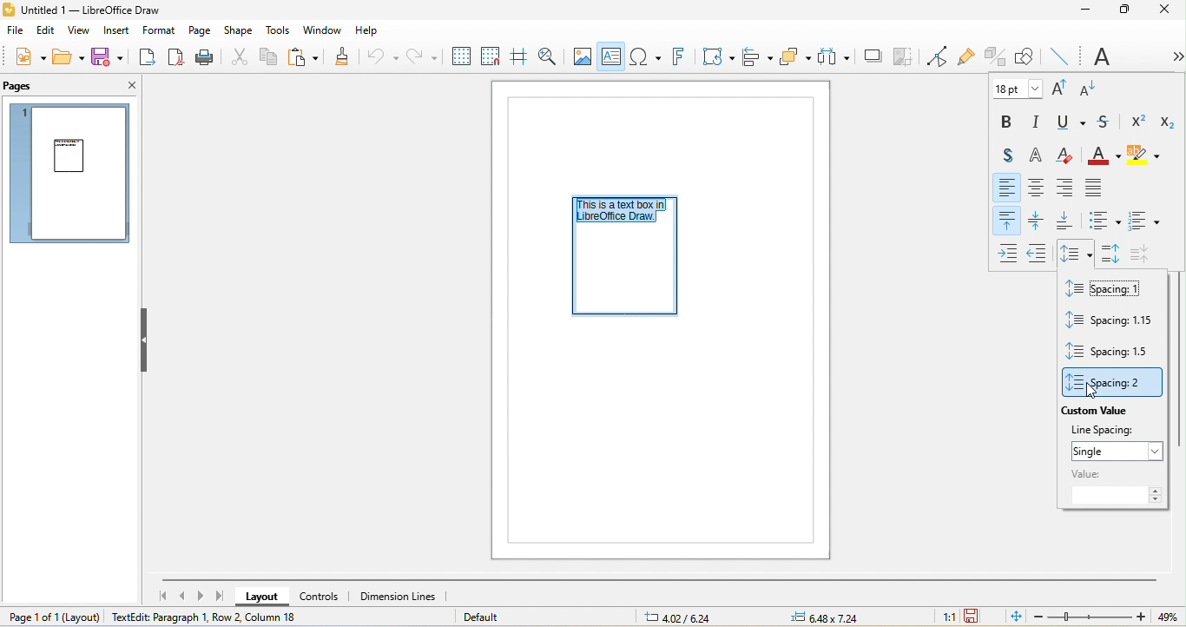 This screenshot has width=1186, height=627. What do you see at coordinates (583, 55) in the screenshot?
I see `image` at bounding box center [583, 55].